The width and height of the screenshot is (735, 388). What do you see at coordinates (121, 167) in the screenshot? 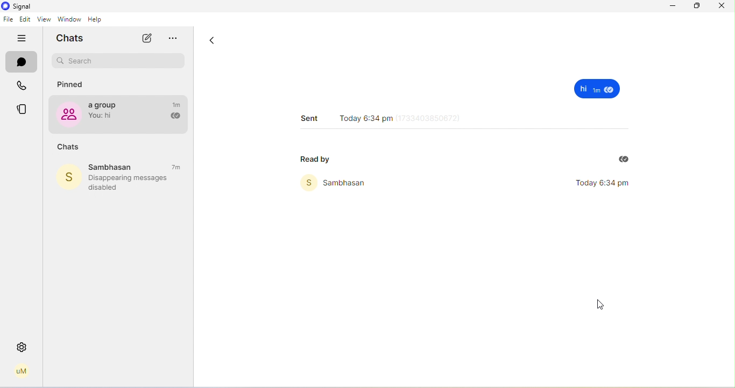
I see `chat with Sambhasan` at bounding box center [121, 167].